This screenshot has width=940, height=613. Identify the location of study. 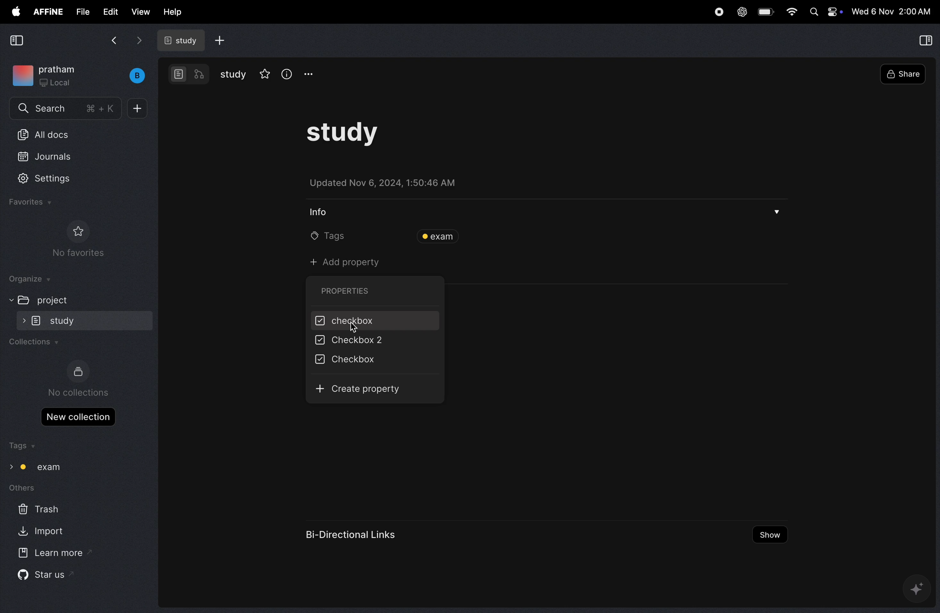
(84, 320).